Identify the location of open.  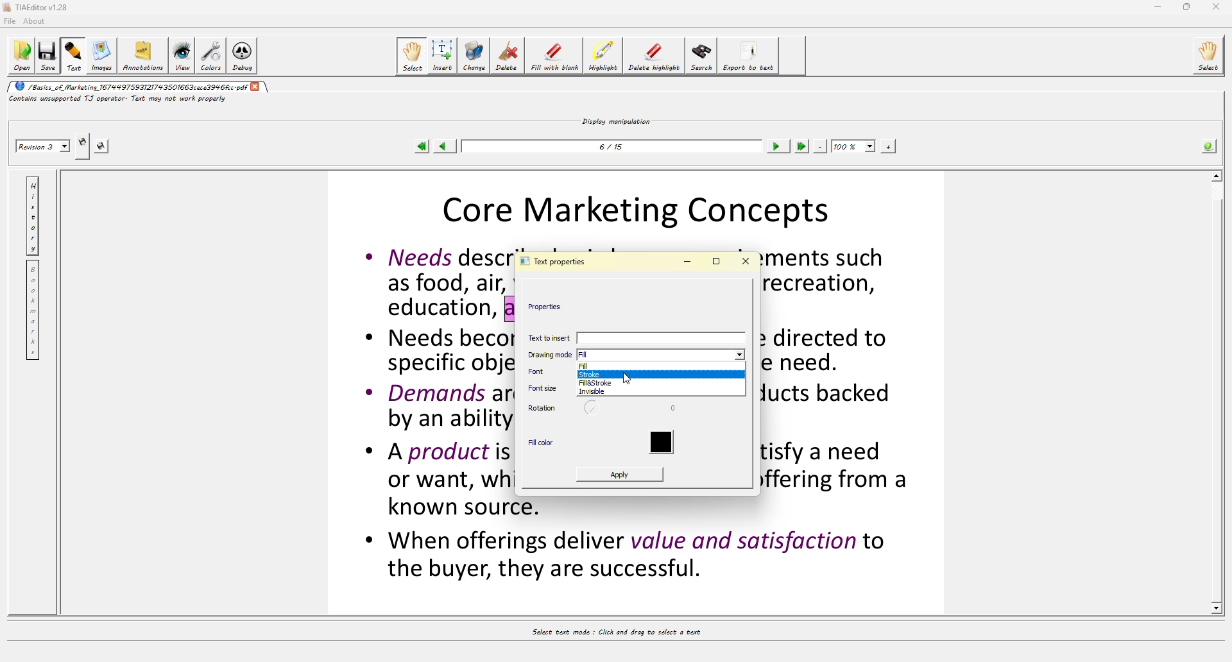
(19, 56).